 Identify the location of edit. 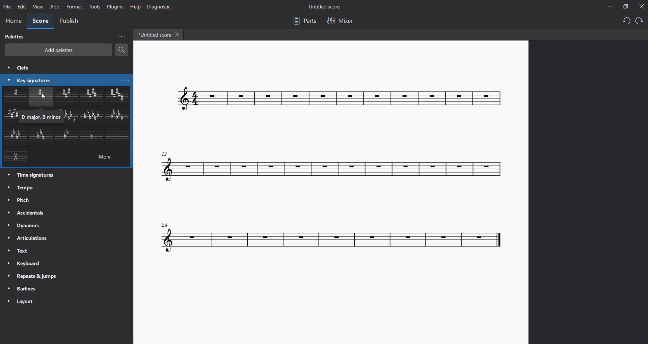
(21, 6).